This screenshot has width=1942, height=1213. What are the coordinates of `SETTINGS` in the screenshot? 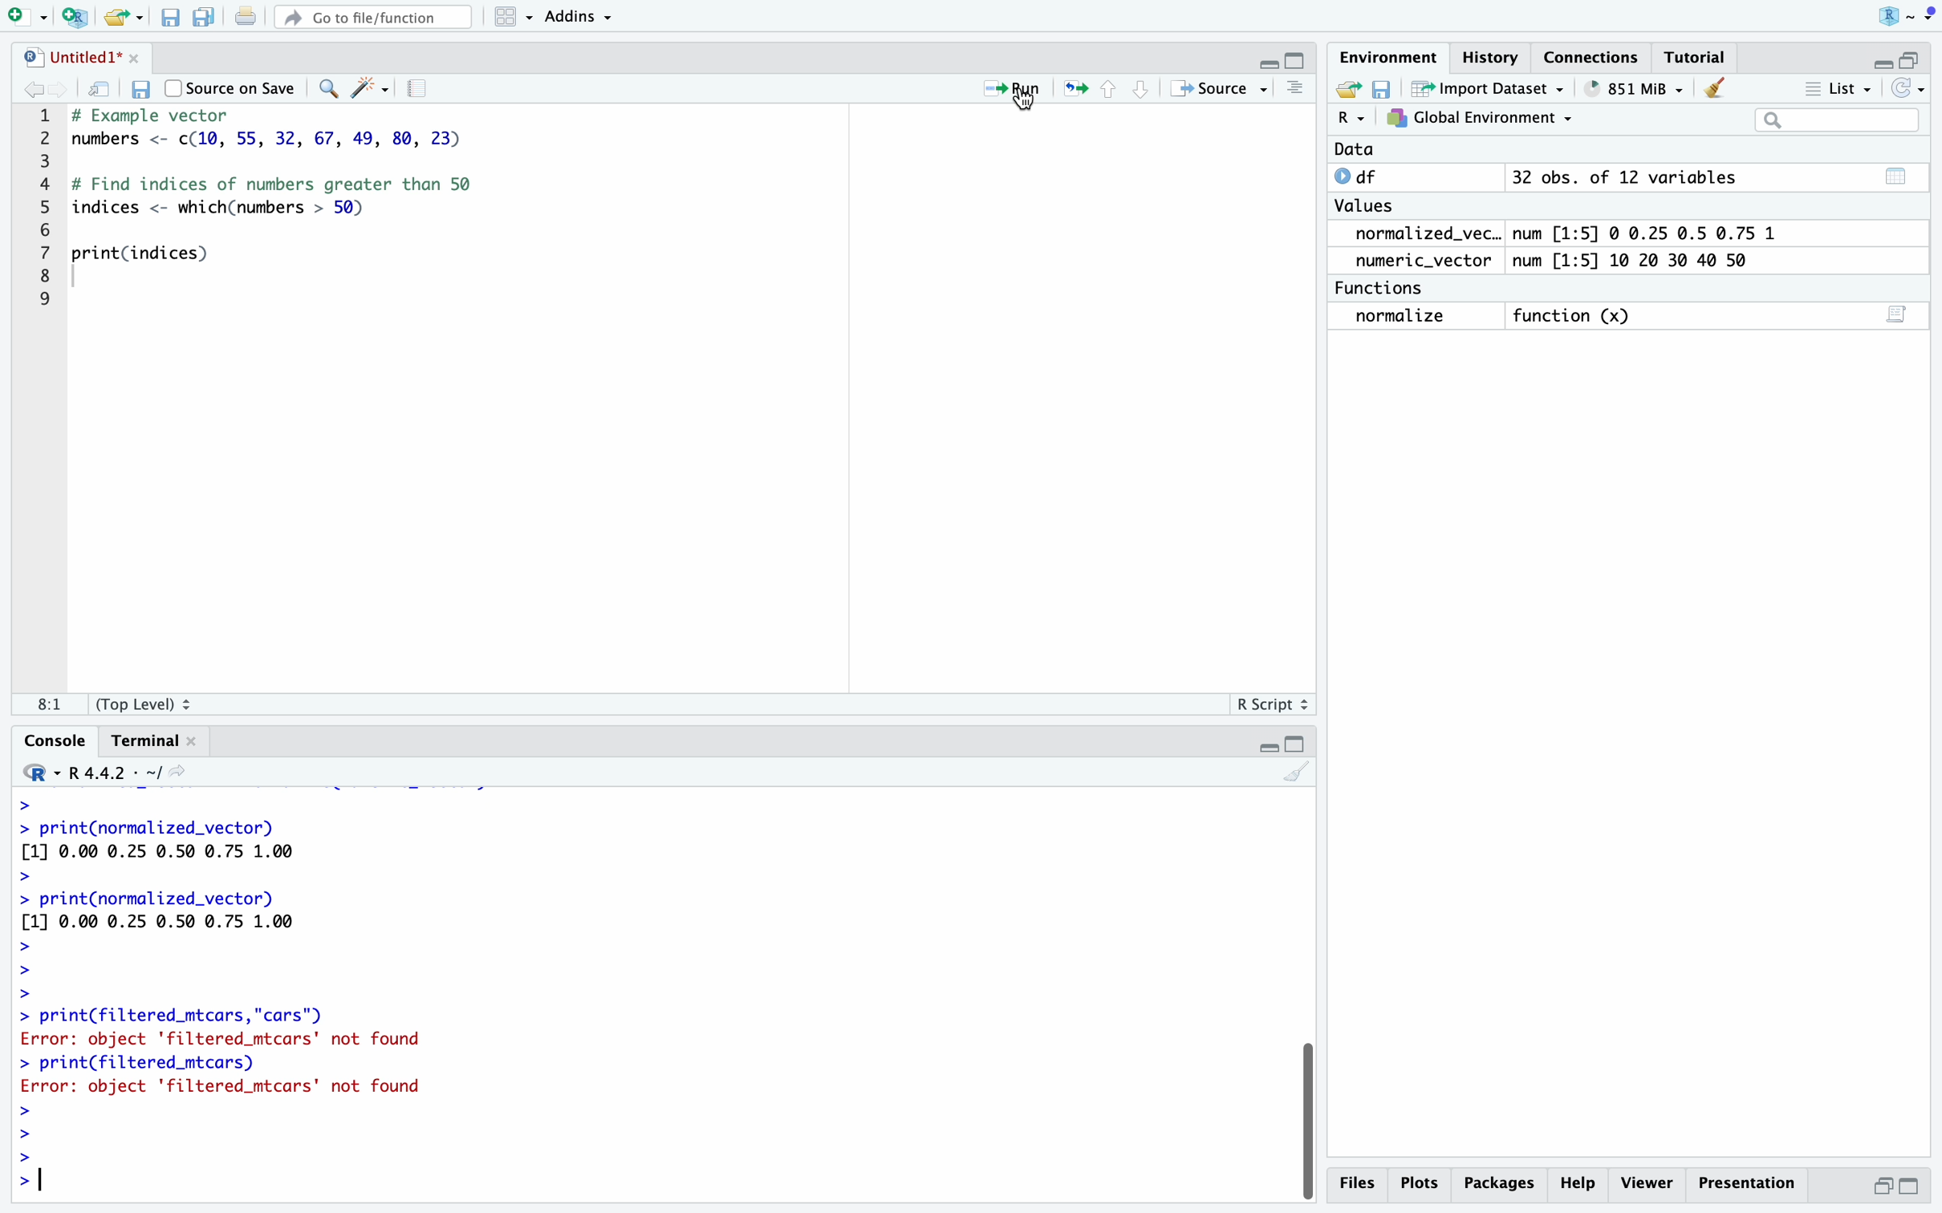 It's located at (421, 90).